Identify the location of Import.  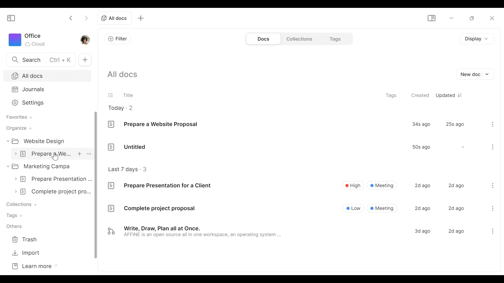
(25, 253).